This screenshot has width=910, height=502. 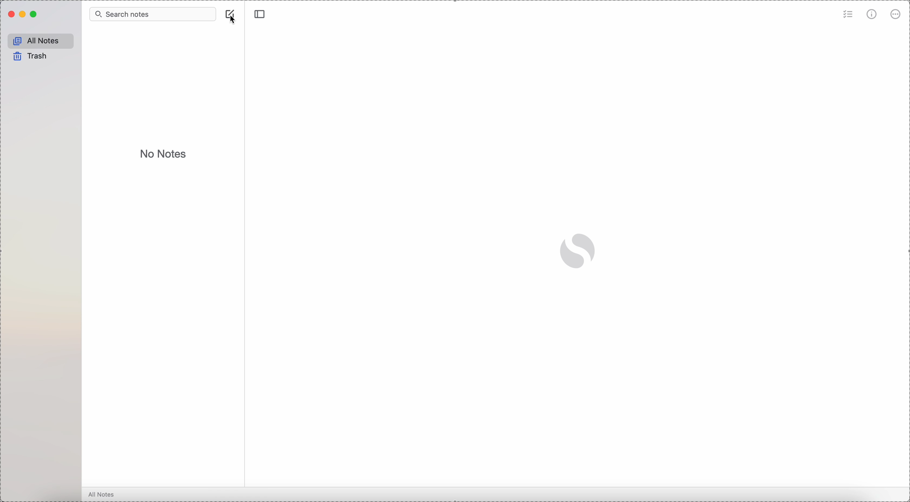 What do you see at coordinates (847, 15) in the screenshot?
I see `check list` at bounding box center [847, 15].